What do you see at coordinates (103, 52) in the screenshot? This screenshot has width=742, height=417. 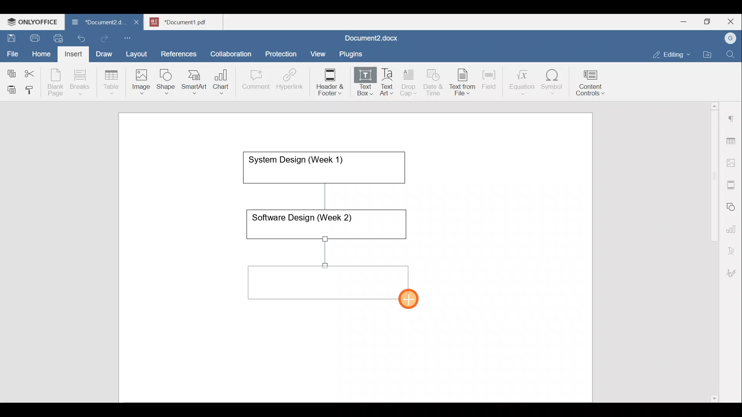 I see `Draw` at bounding box center [103, 52].